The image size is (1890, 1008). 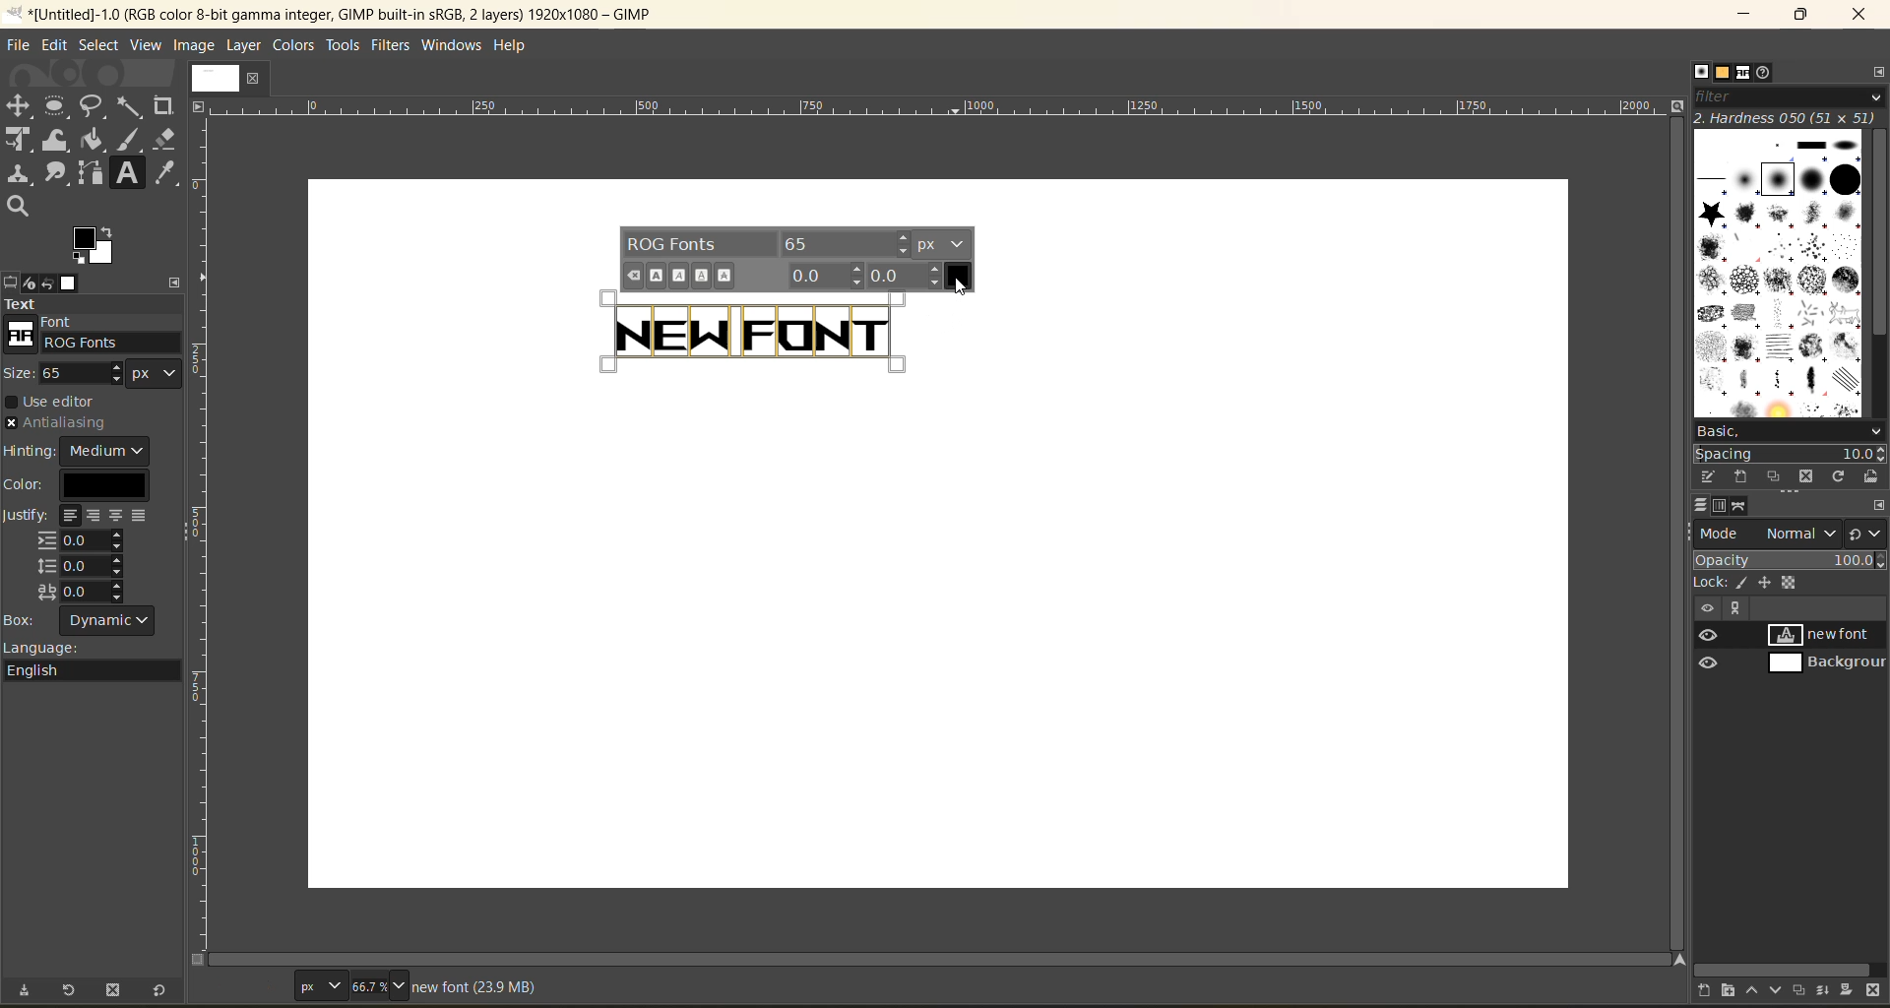 What do you see at coordinates (31, 988) in the screenshot?
I see `save tool preset` at bounding box center [31, 988].